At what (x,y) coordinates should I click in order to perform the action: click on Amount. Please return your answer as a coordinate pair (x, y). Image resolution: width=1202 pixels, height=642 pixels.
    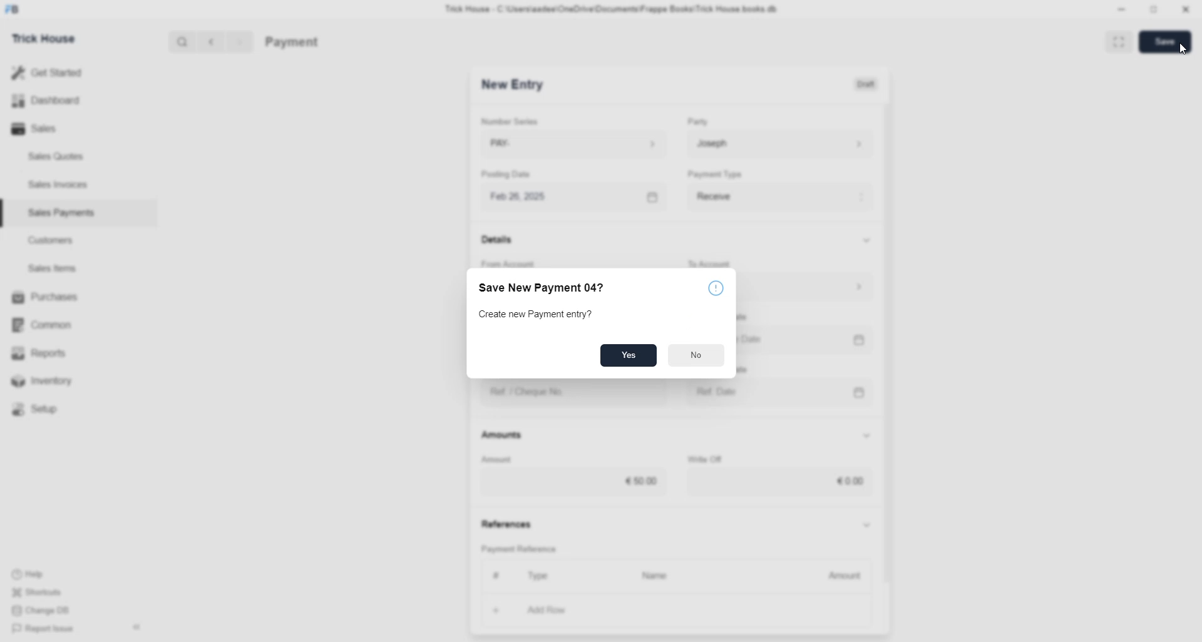
    Looking at the image, I should click on (498, 460).